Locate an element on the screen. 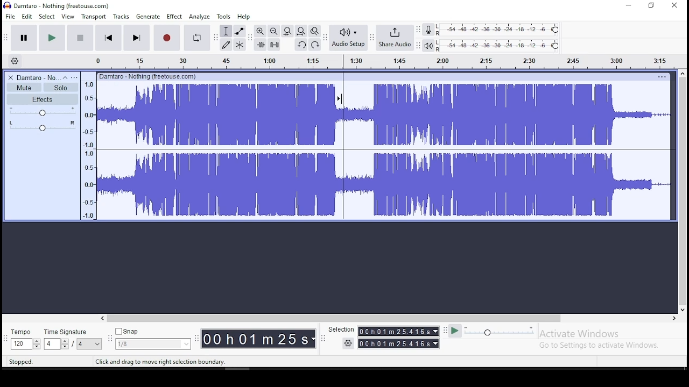 This screenshot has height=387, width=689. scroll bar is located at coordinates (683, 191).